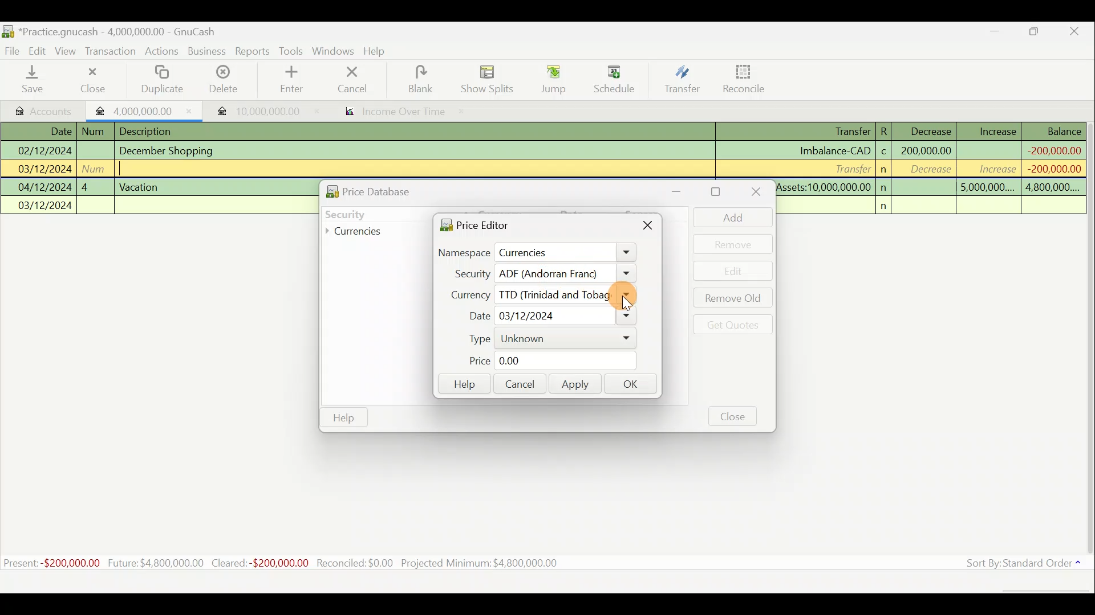 This screenshot has width=1095, height=615. What do you see at coordinates (734, 271) in the screenshot?
I see `Edit` at bounding box center [734, 271].